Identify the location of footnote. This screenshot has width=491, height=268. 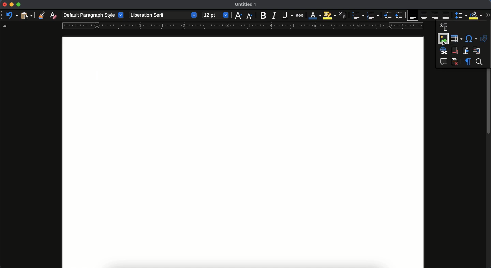
(455, 50).